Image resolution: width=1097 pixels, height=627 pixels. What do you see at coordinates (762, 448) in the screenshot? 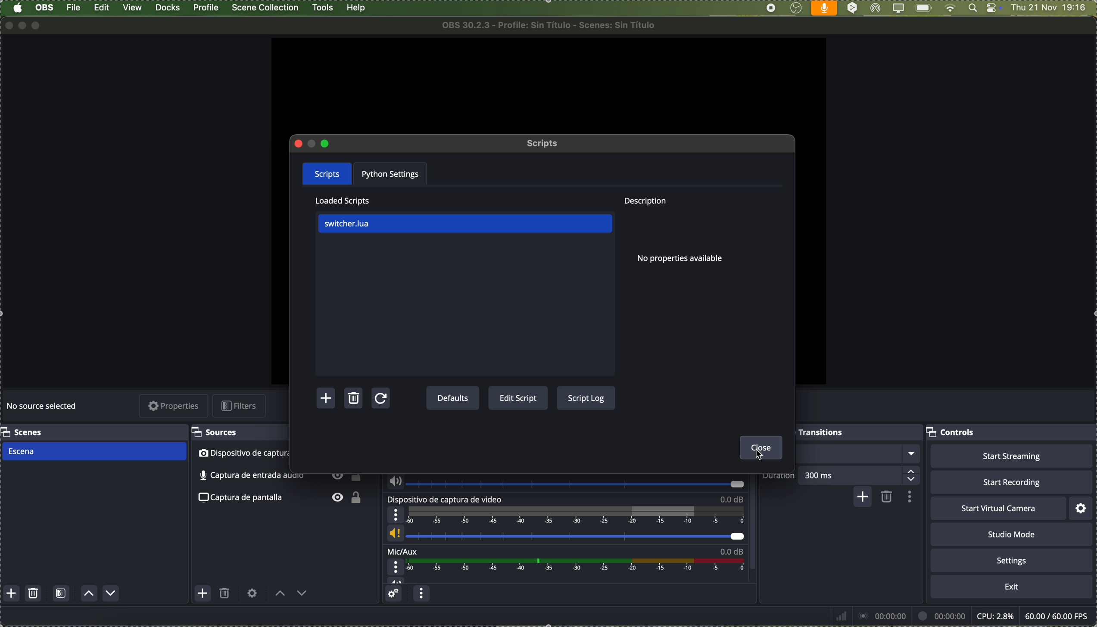
I see `click on close button` at bounding box center [762, 448].